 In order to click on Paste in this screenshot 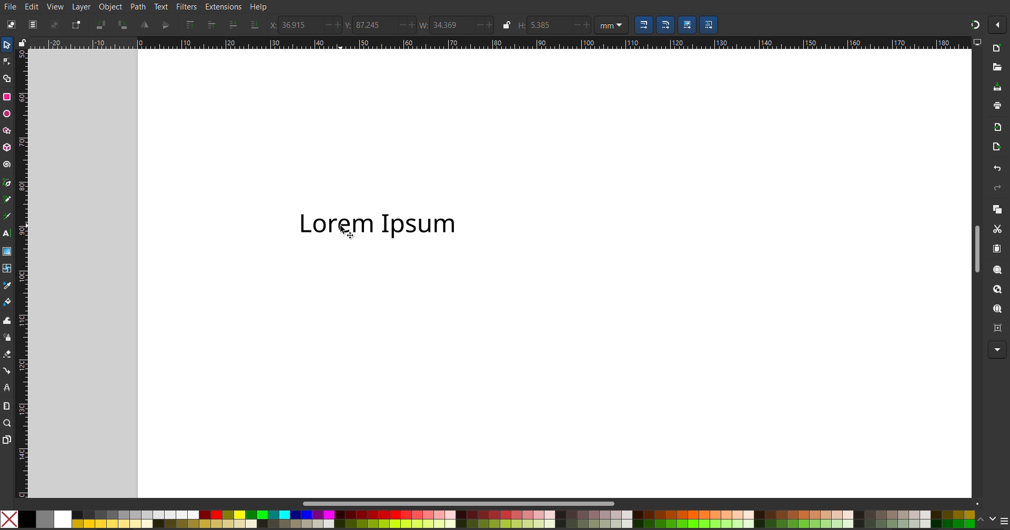, I will do `click(996, 249)`.